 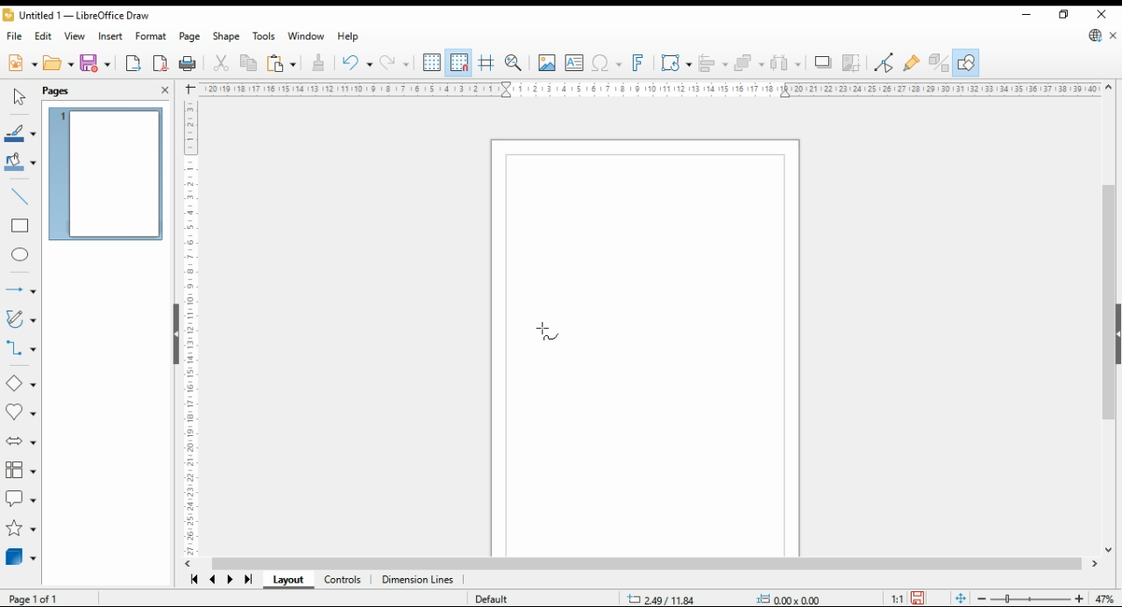 I want to click on paste, so click(x=283, y=62).